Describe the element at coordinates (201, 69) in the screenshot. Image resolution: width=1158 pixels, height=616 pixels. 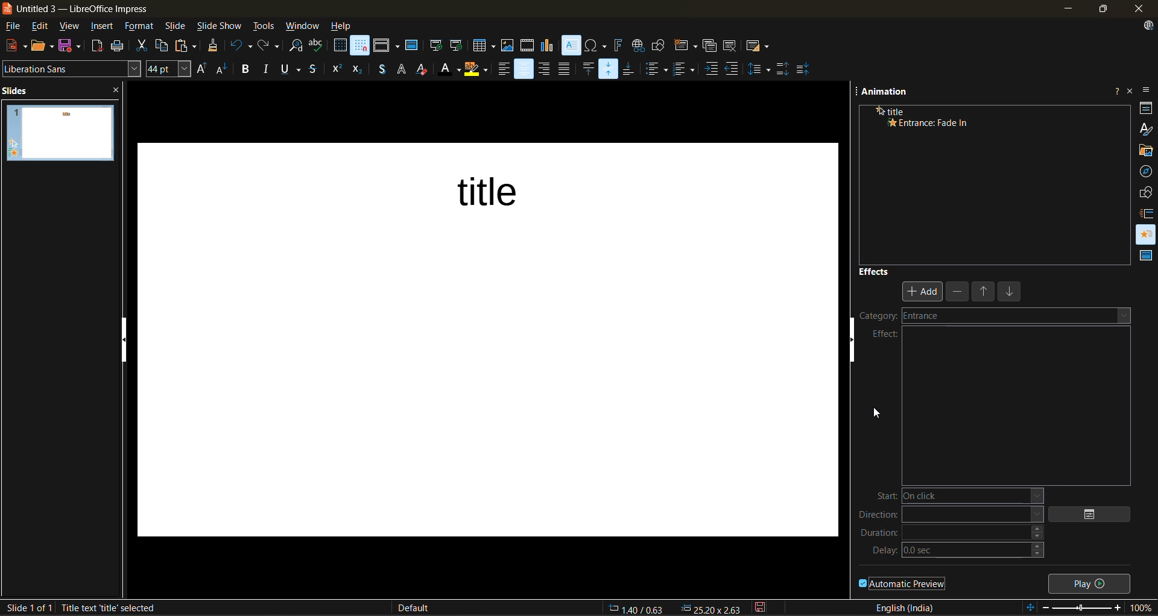
I see `increase font size` at that location.